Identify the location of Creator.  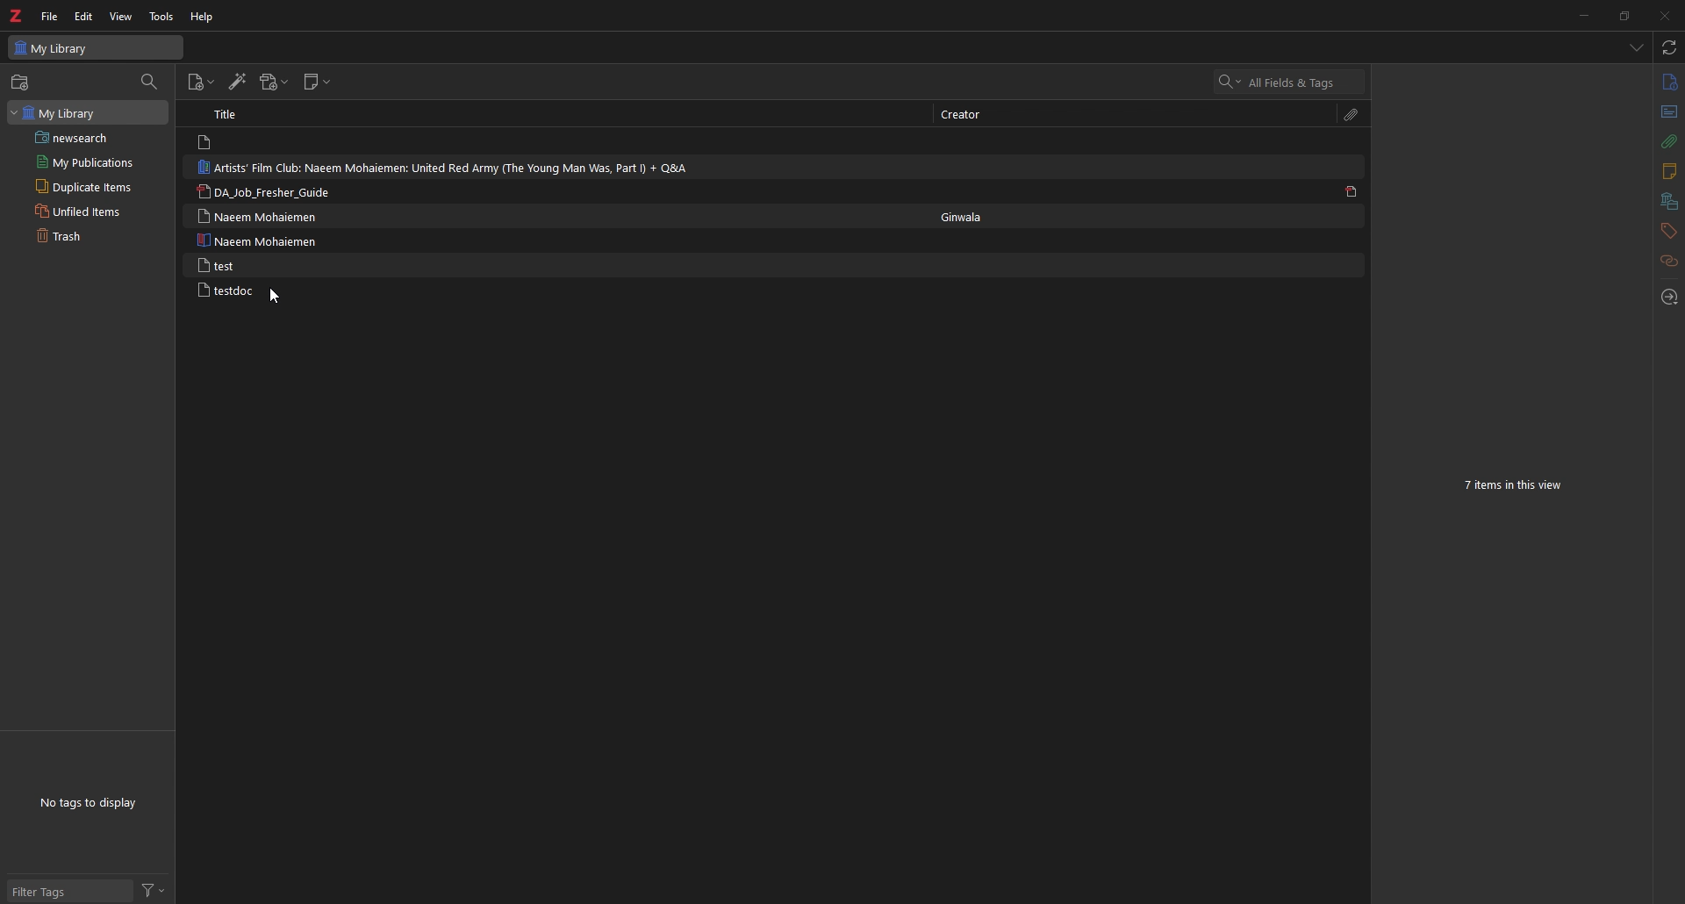
(964, 116).